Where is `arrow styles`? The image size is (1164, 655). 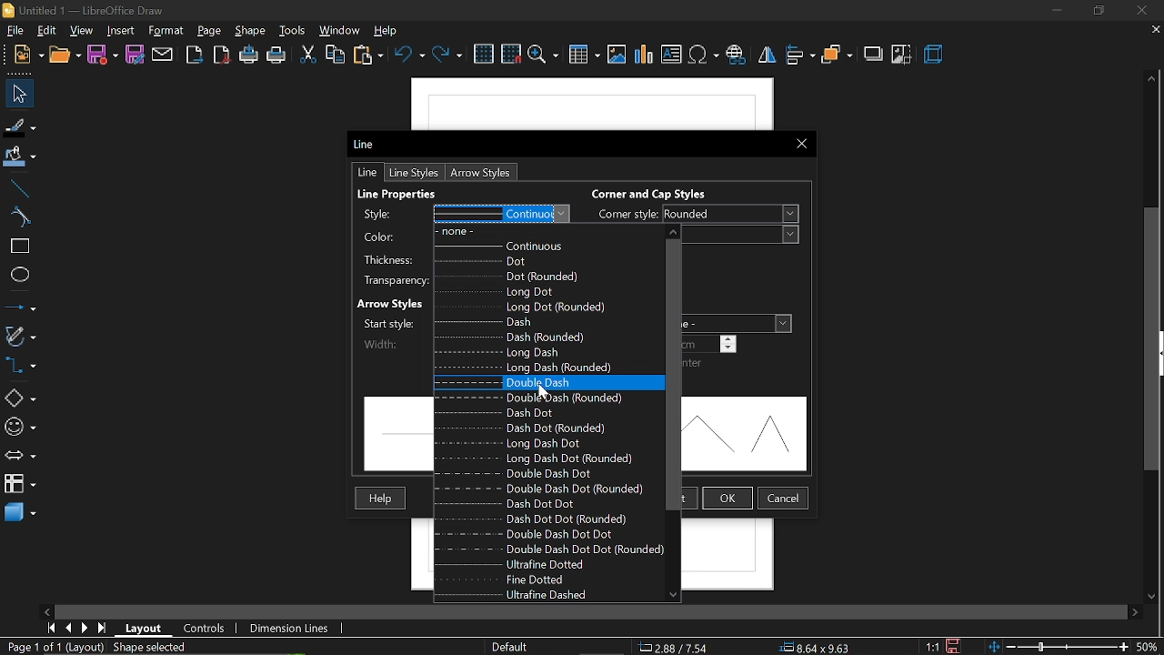 arrow styles is located at coordinates (479, 173).